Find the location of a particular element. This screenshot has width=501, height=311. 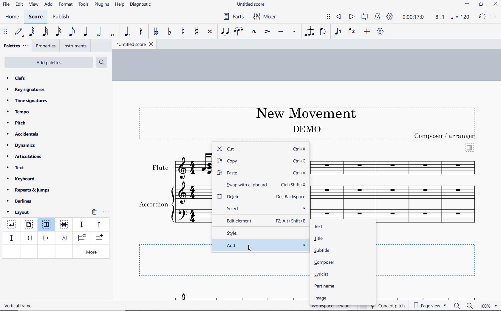

tenuto is located at coordinates (280, 32).